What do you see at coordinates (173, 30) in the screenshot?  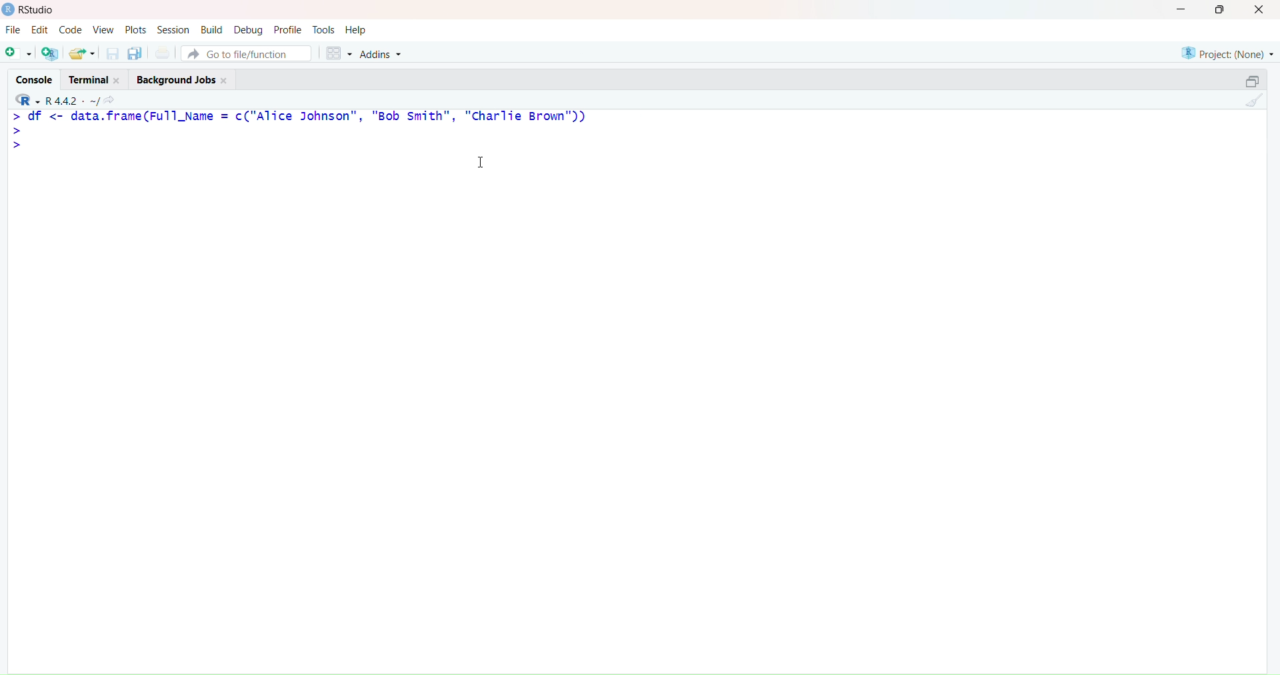 I see `Session` at bounding box center [173, 30].